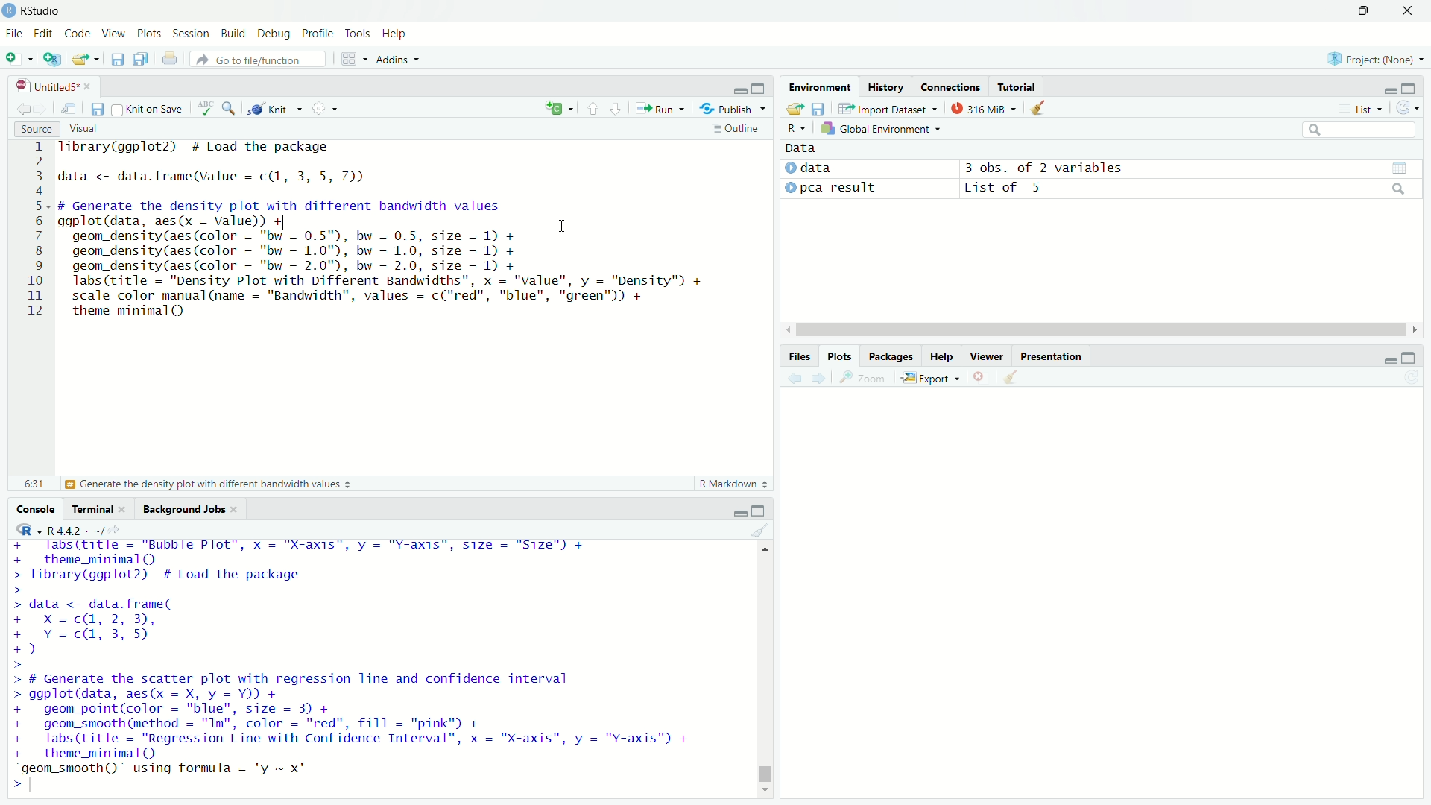 The image size is (1431, 805). What do you see at coordinates (818, 378) in the screenshot?
I see `Next plot` at bounding box center [818, 378].